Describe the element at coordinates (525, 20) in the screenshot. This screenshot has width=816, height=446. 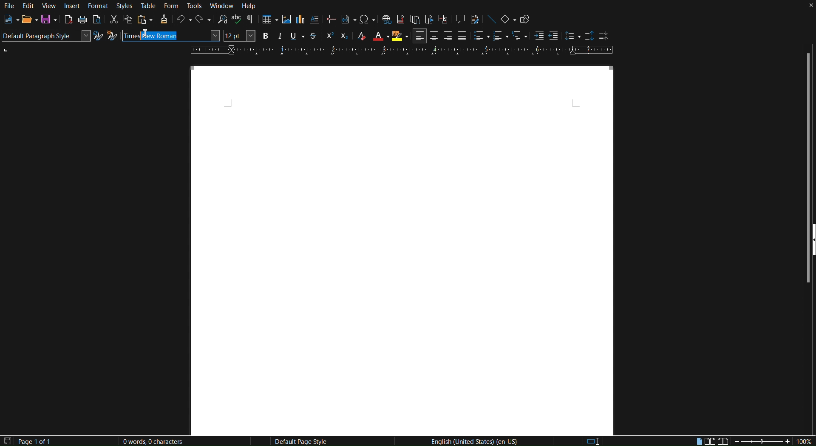
I see `Show Draw Functions` at that location.